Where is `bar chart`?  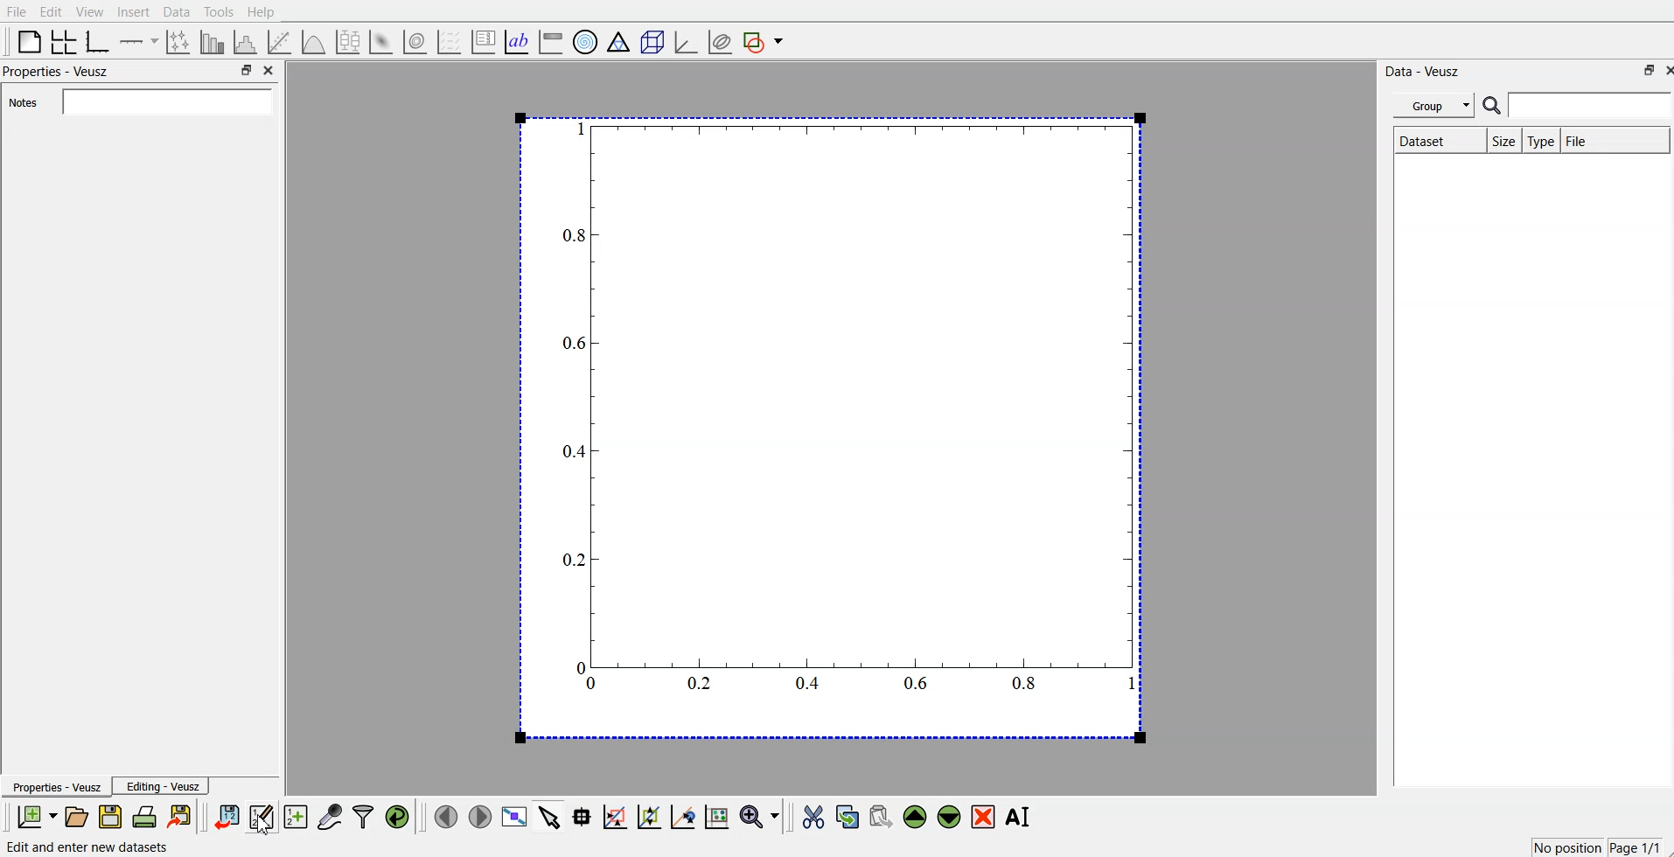
bar chart is located at coordinates (213, 40).